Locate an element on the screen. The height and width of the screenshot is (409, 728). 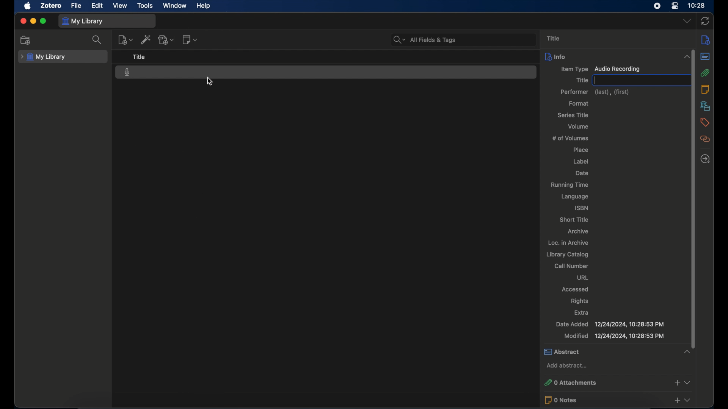
title is located at coordinates (581, 80).